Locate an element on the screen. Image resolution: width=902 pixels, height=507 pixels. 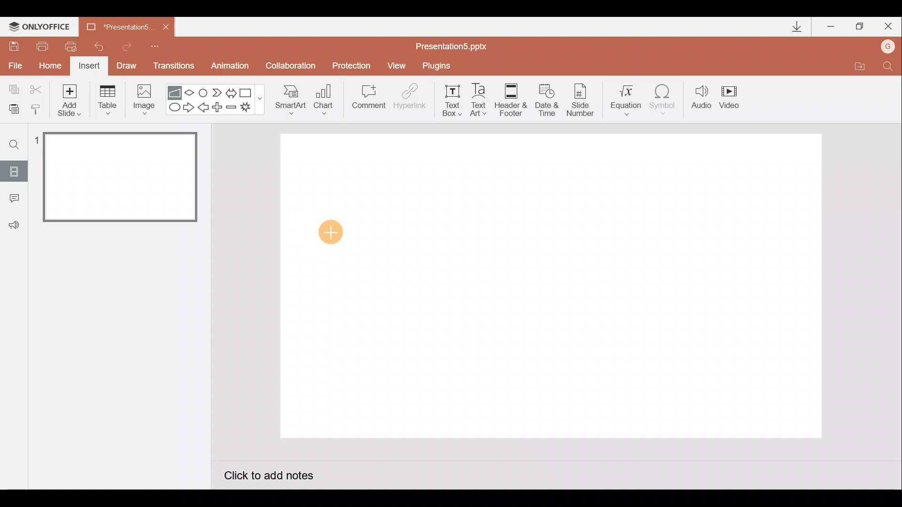
Open file location is located at coordinates (859, 68).